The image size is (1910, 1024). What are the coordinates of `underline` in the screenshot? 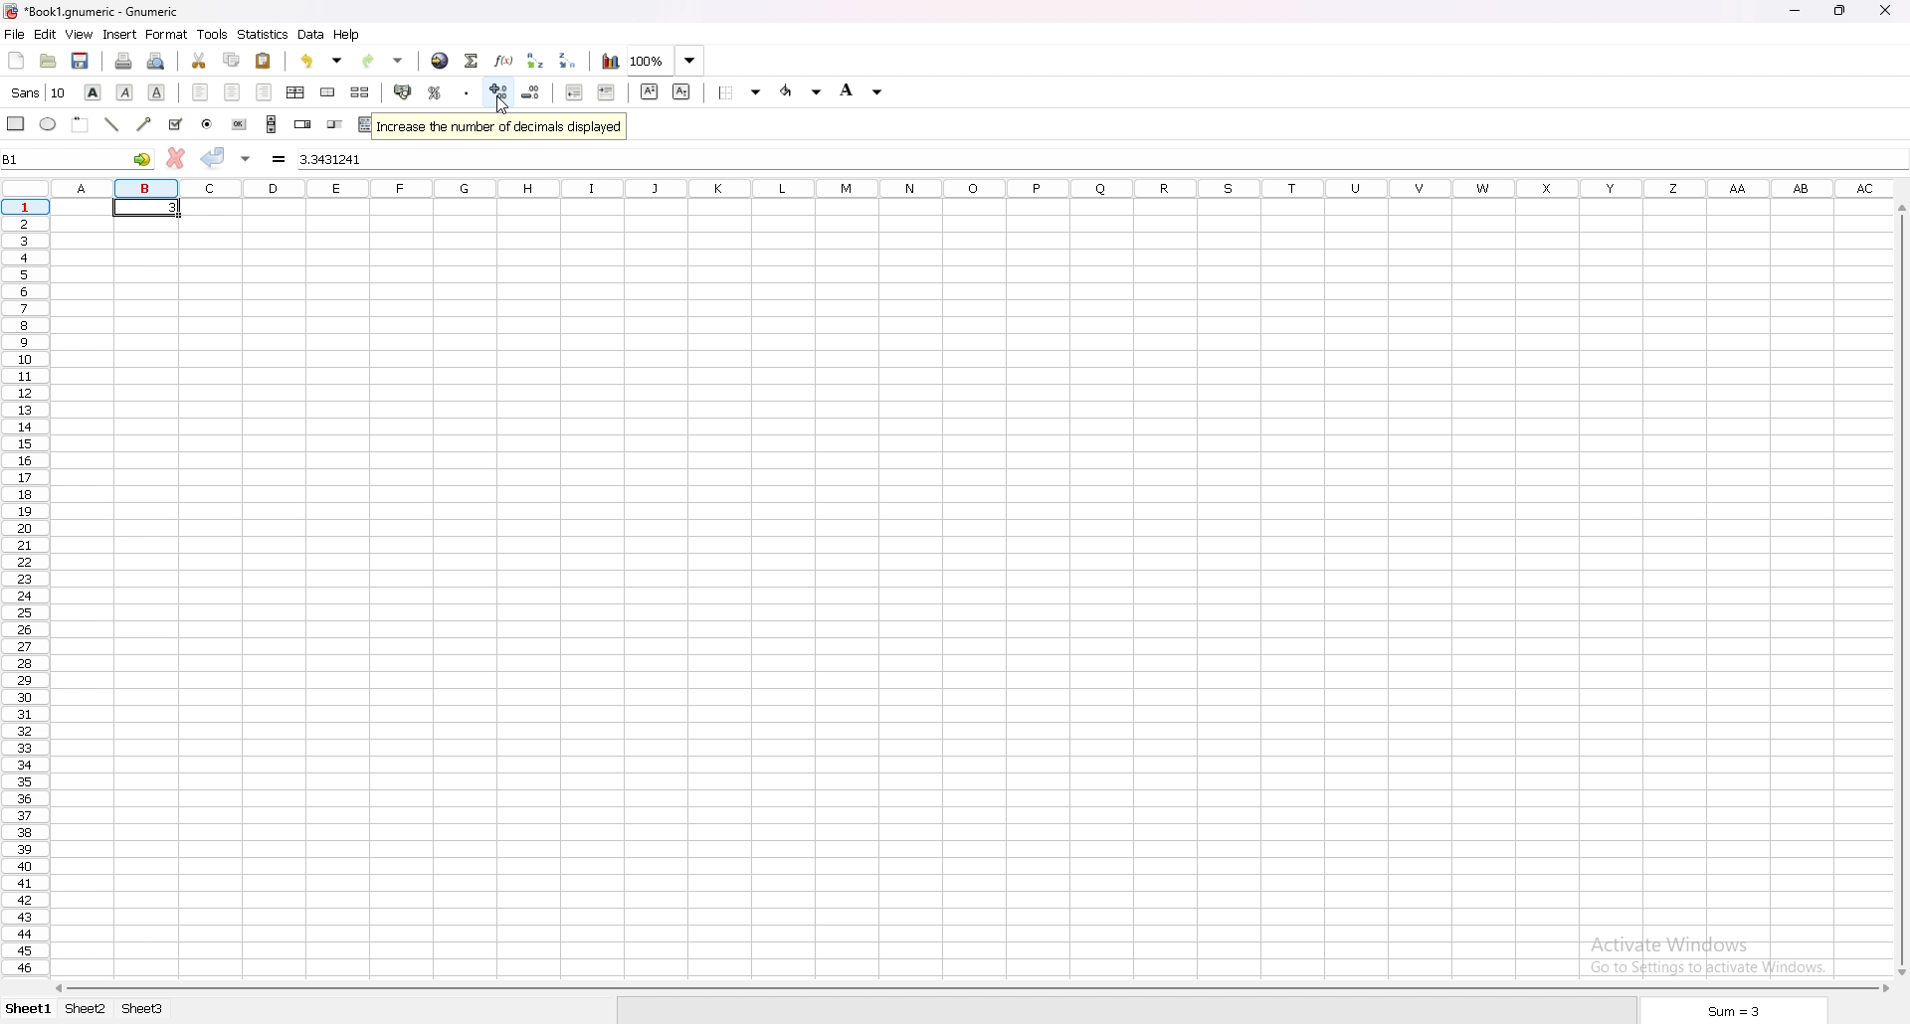 It's located at (156, 93).